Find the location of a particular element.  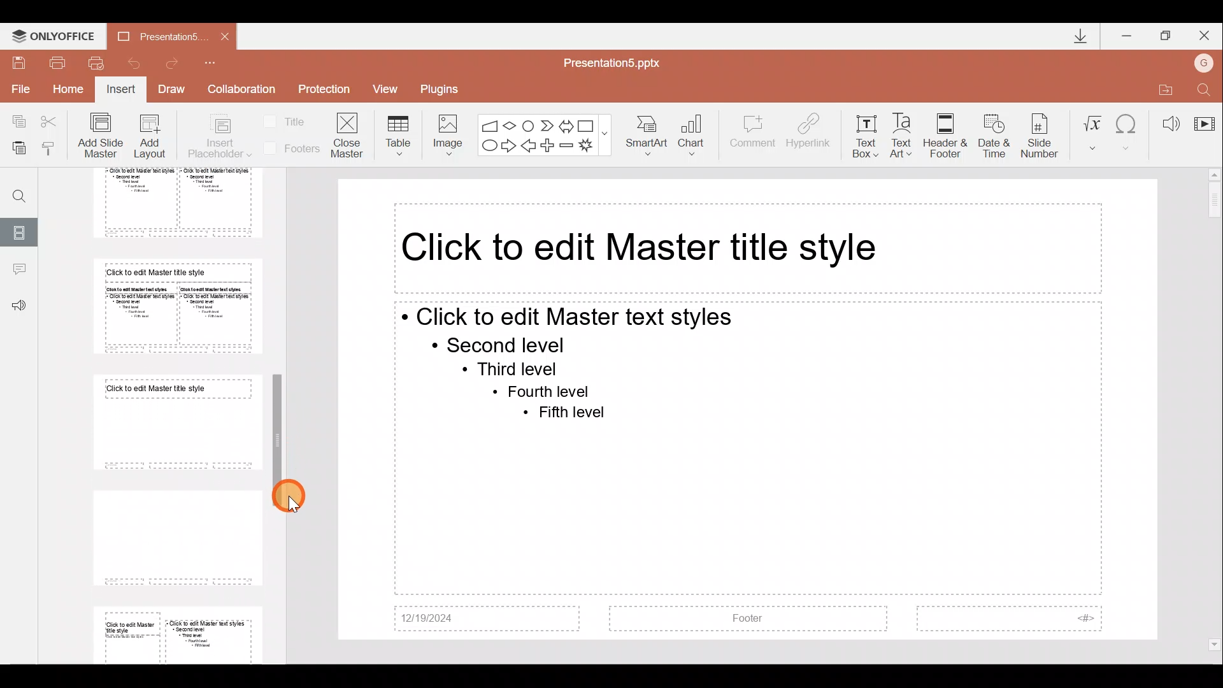

Header & footer is located at coordinates (945, 135).